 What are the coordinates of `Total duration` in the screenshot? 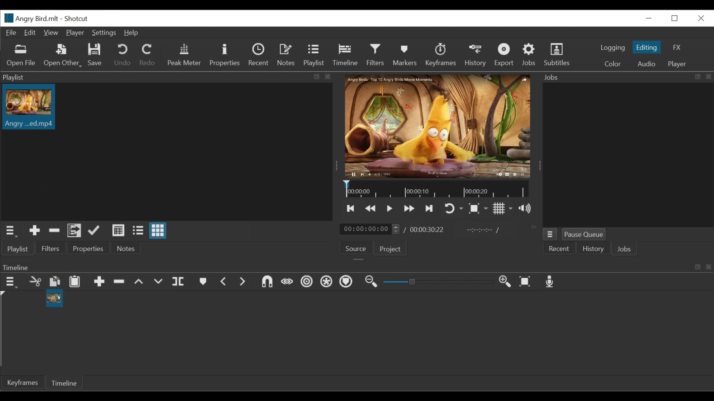 It's located at (428, 229).